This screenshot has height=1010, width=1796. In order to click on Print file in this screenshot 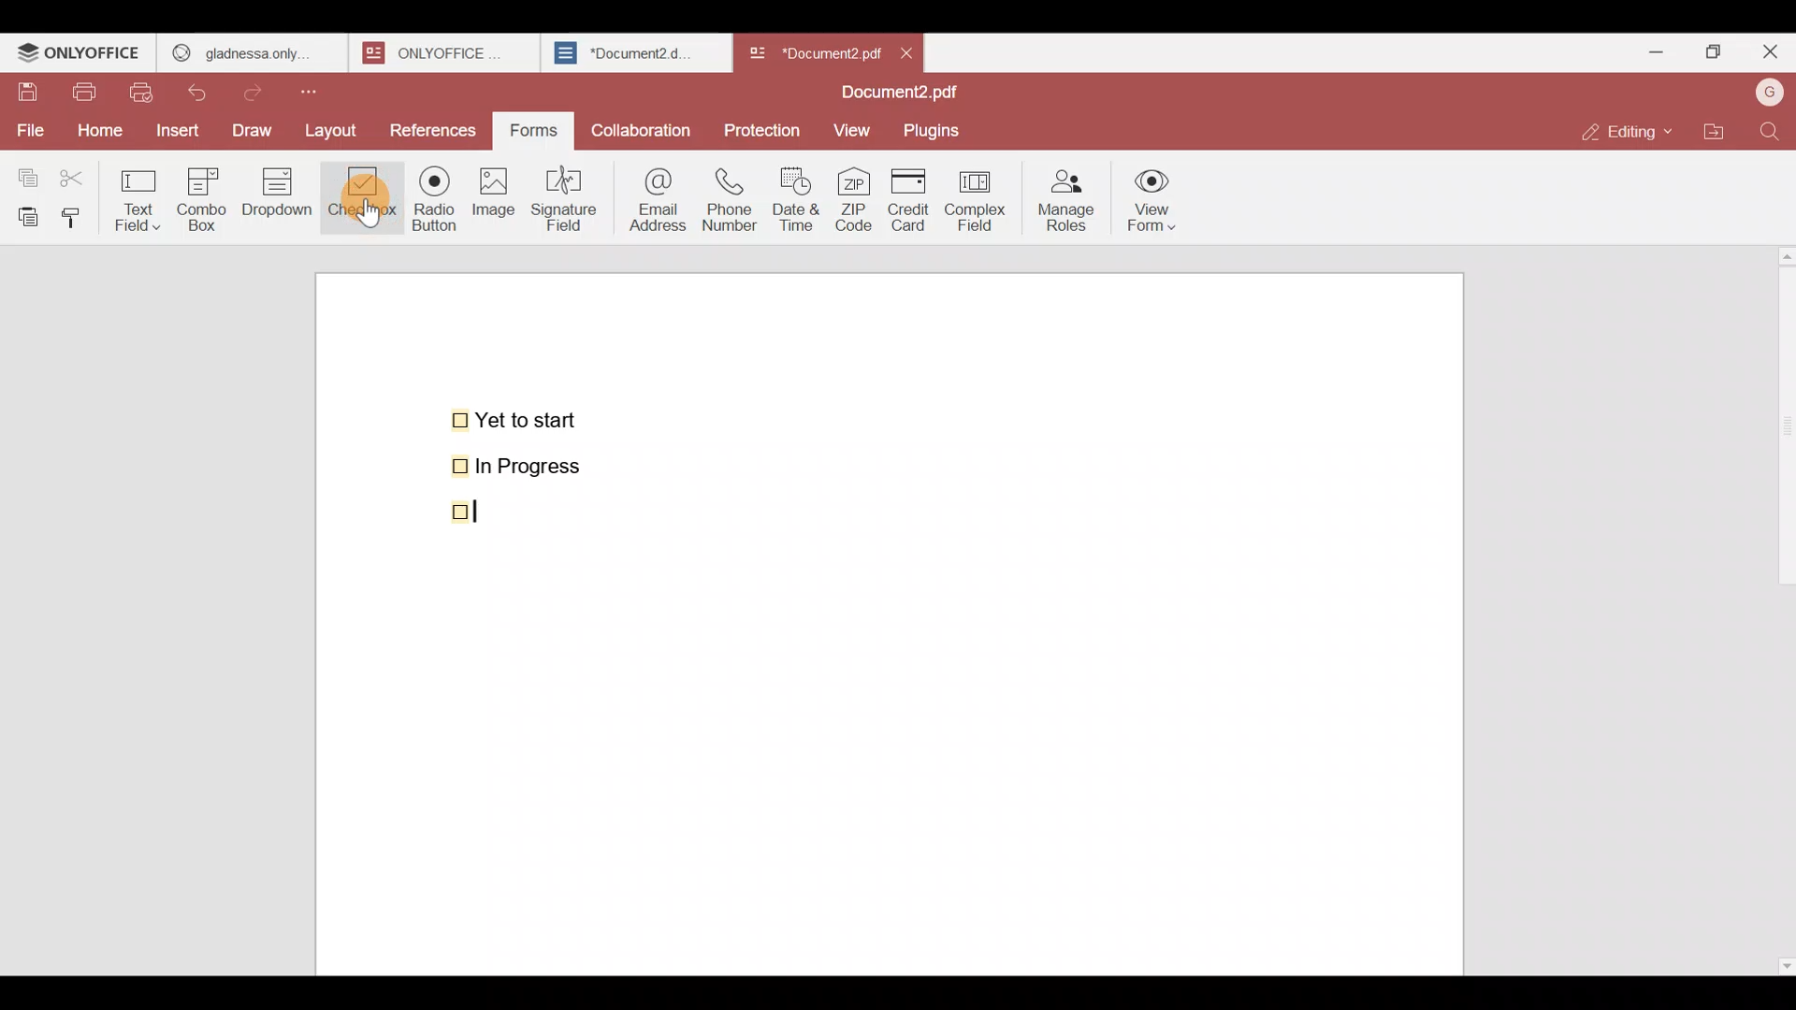, I will do `click(88, 94)`.